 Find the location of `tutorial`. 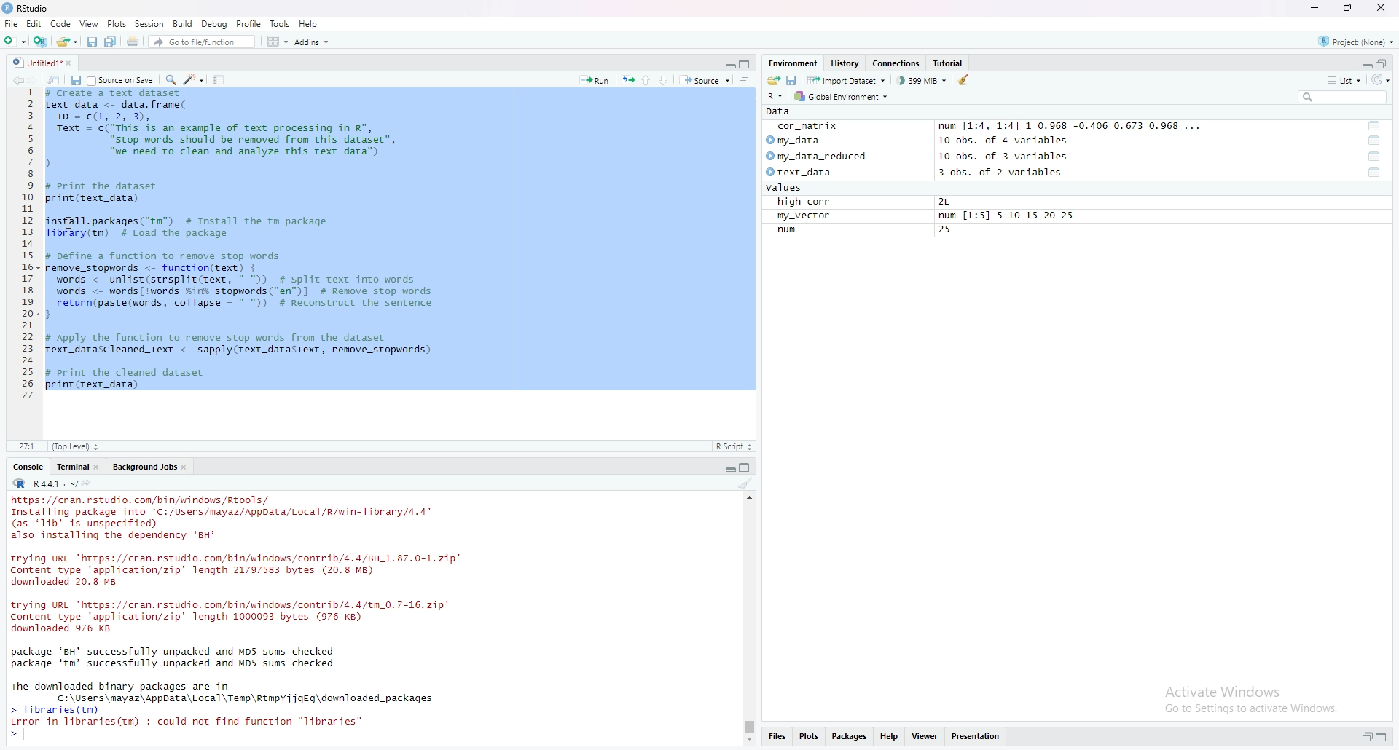

tutorial is located at coordinates (948, 63).